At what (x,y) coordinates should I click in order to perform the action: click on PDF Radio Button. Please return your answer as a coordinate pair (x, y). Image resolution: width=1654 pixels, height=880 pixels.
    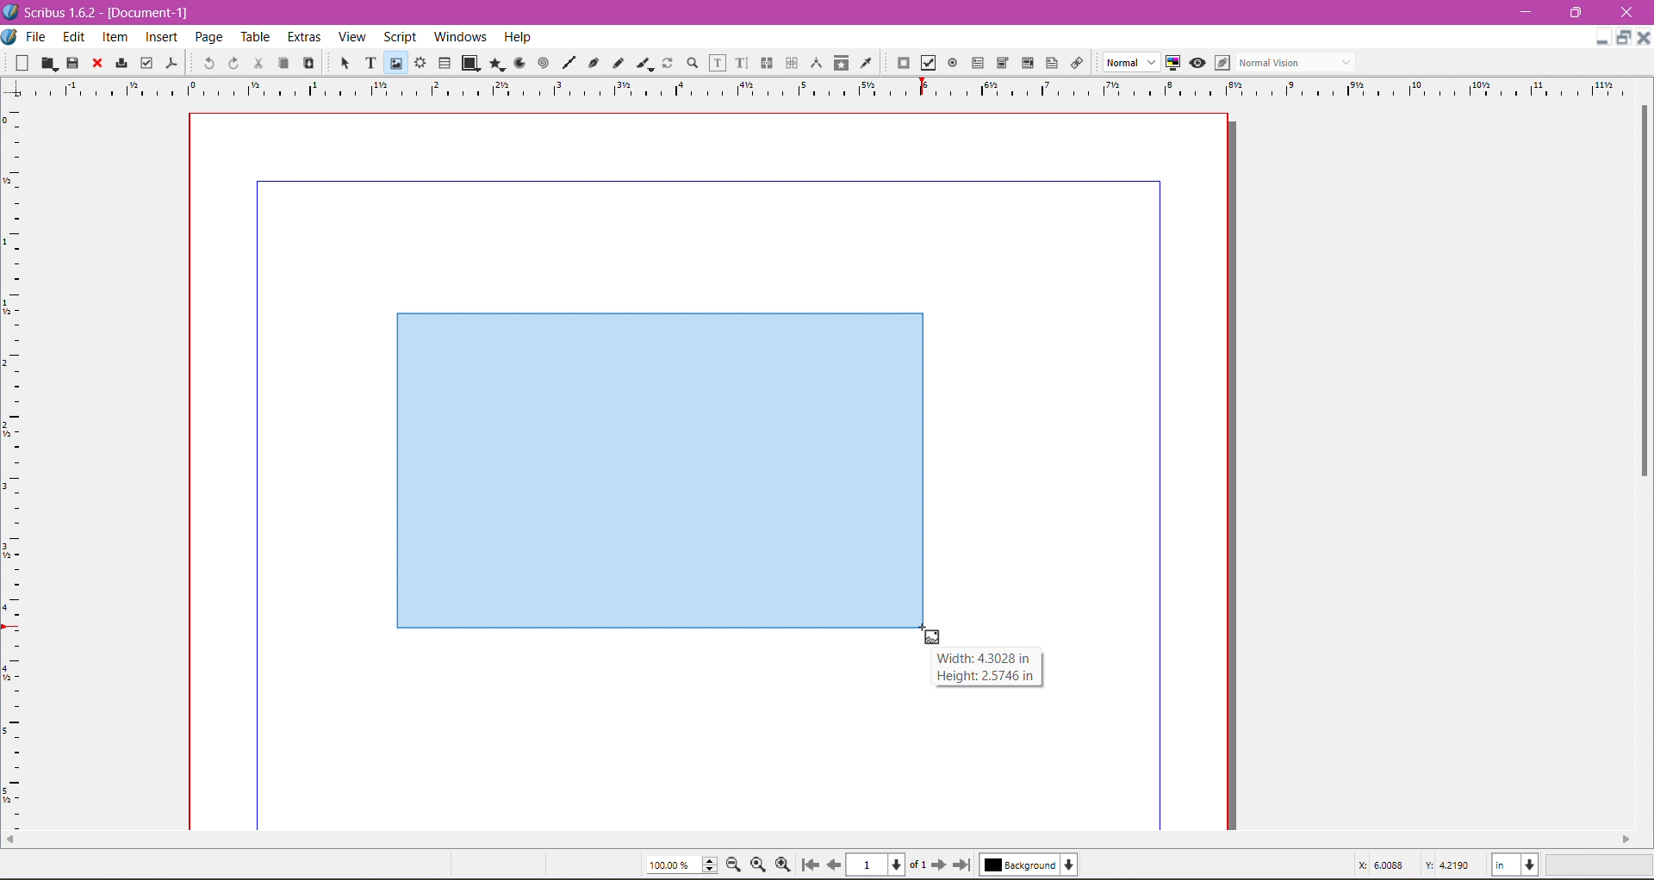
    Looking at the image, I should click on (953, 63).